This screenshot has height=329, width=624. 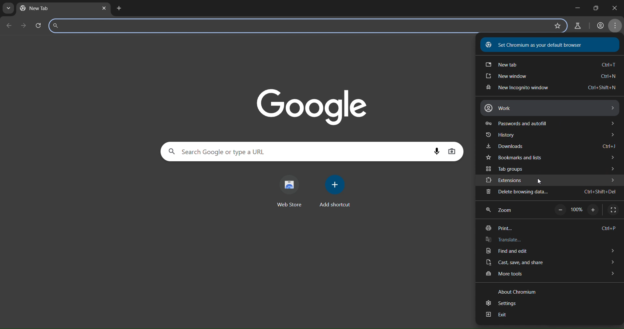 I want to click on downloads , so click(x=550, y=146).